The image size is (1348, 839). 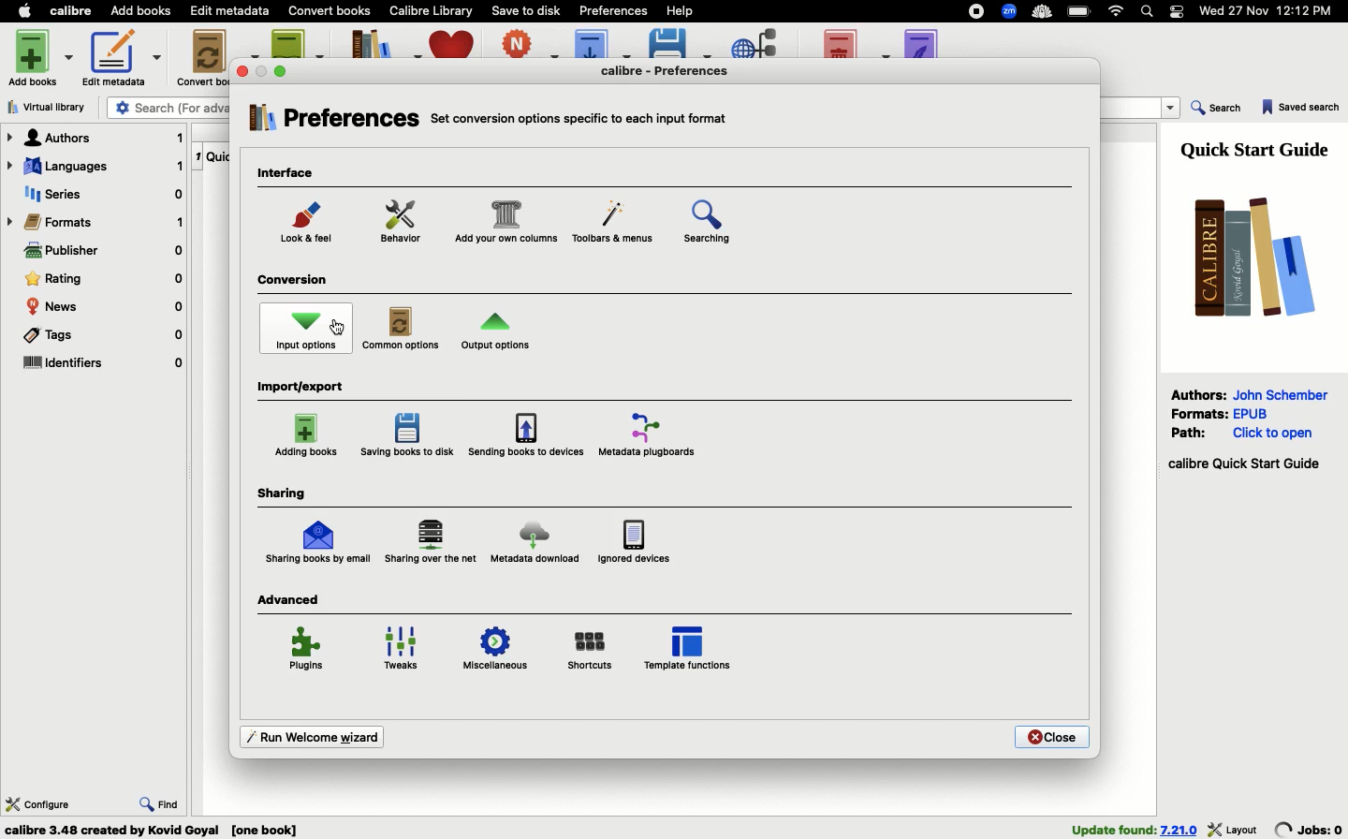 What do you see at coordinates (305, 388) in the screenshot?
I see `Import export` at bounding box center [305, 388].